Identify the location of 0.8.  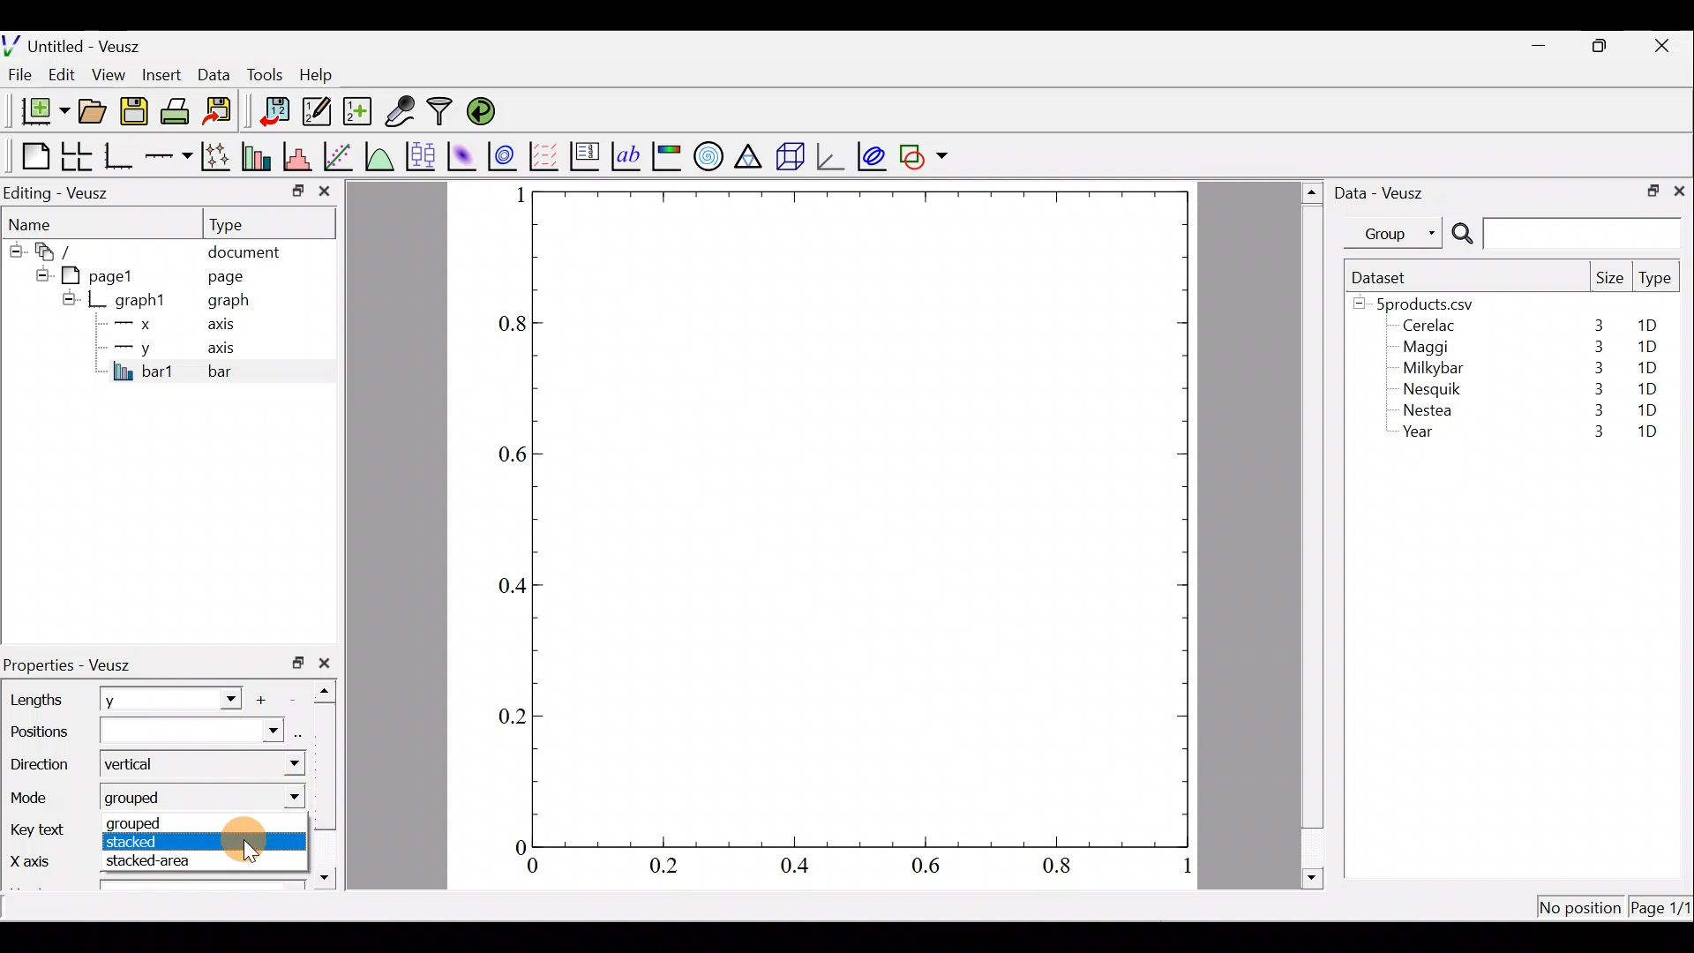
(509, 325).